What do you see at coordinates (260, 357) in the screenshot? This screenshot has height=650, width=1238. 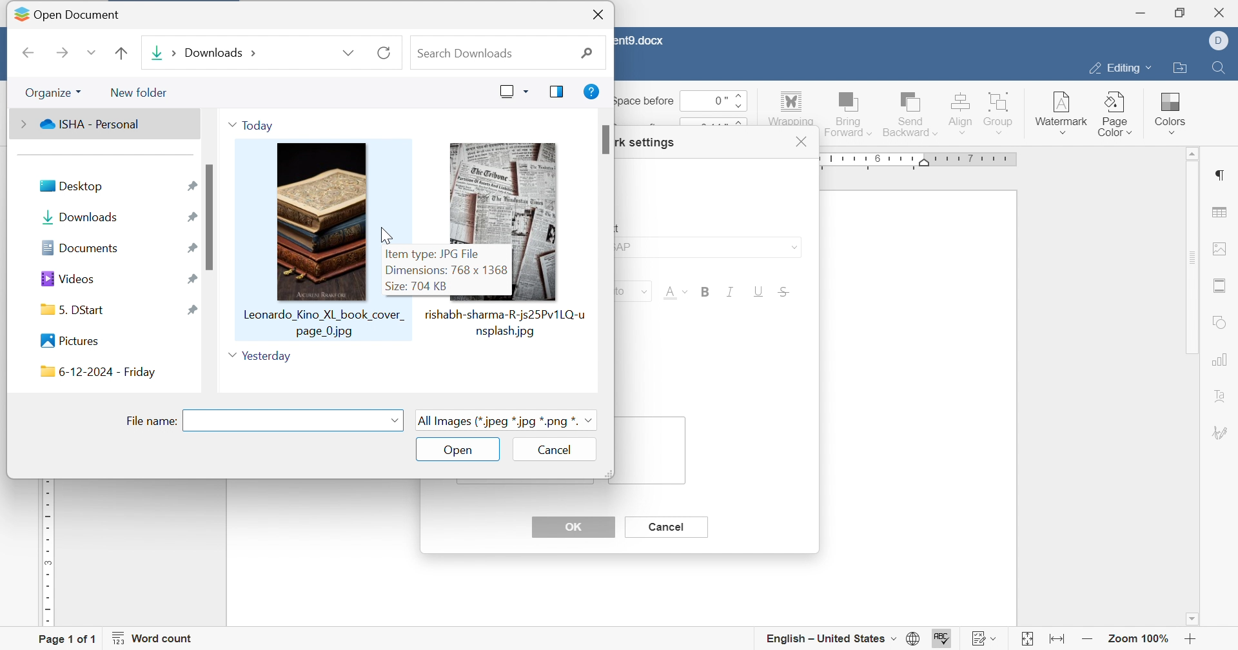 I see `yesterday` at bounding box center [260, 357].